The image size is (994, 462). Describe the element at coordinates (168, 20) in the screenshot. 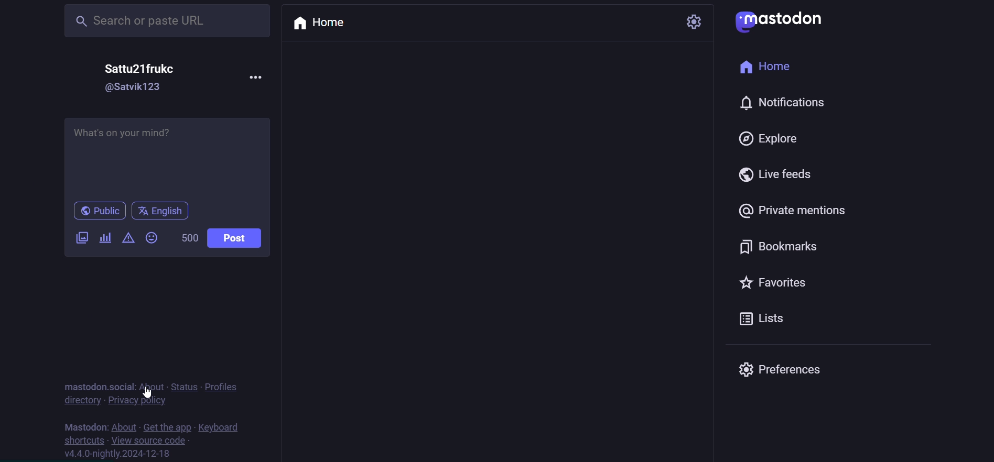

I see `search` at that location.